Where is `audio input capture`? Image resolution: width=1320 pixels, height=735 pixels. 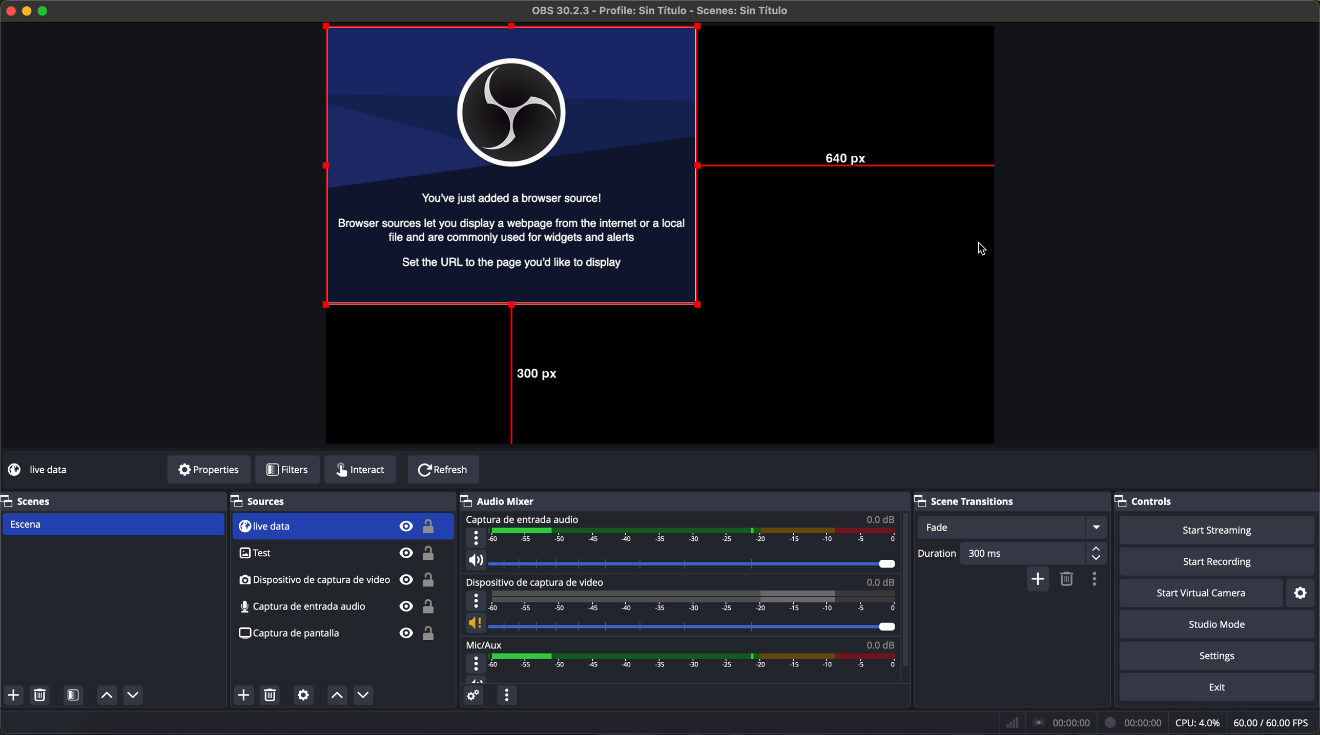 audio input capture is located at coordinates (523, 519).